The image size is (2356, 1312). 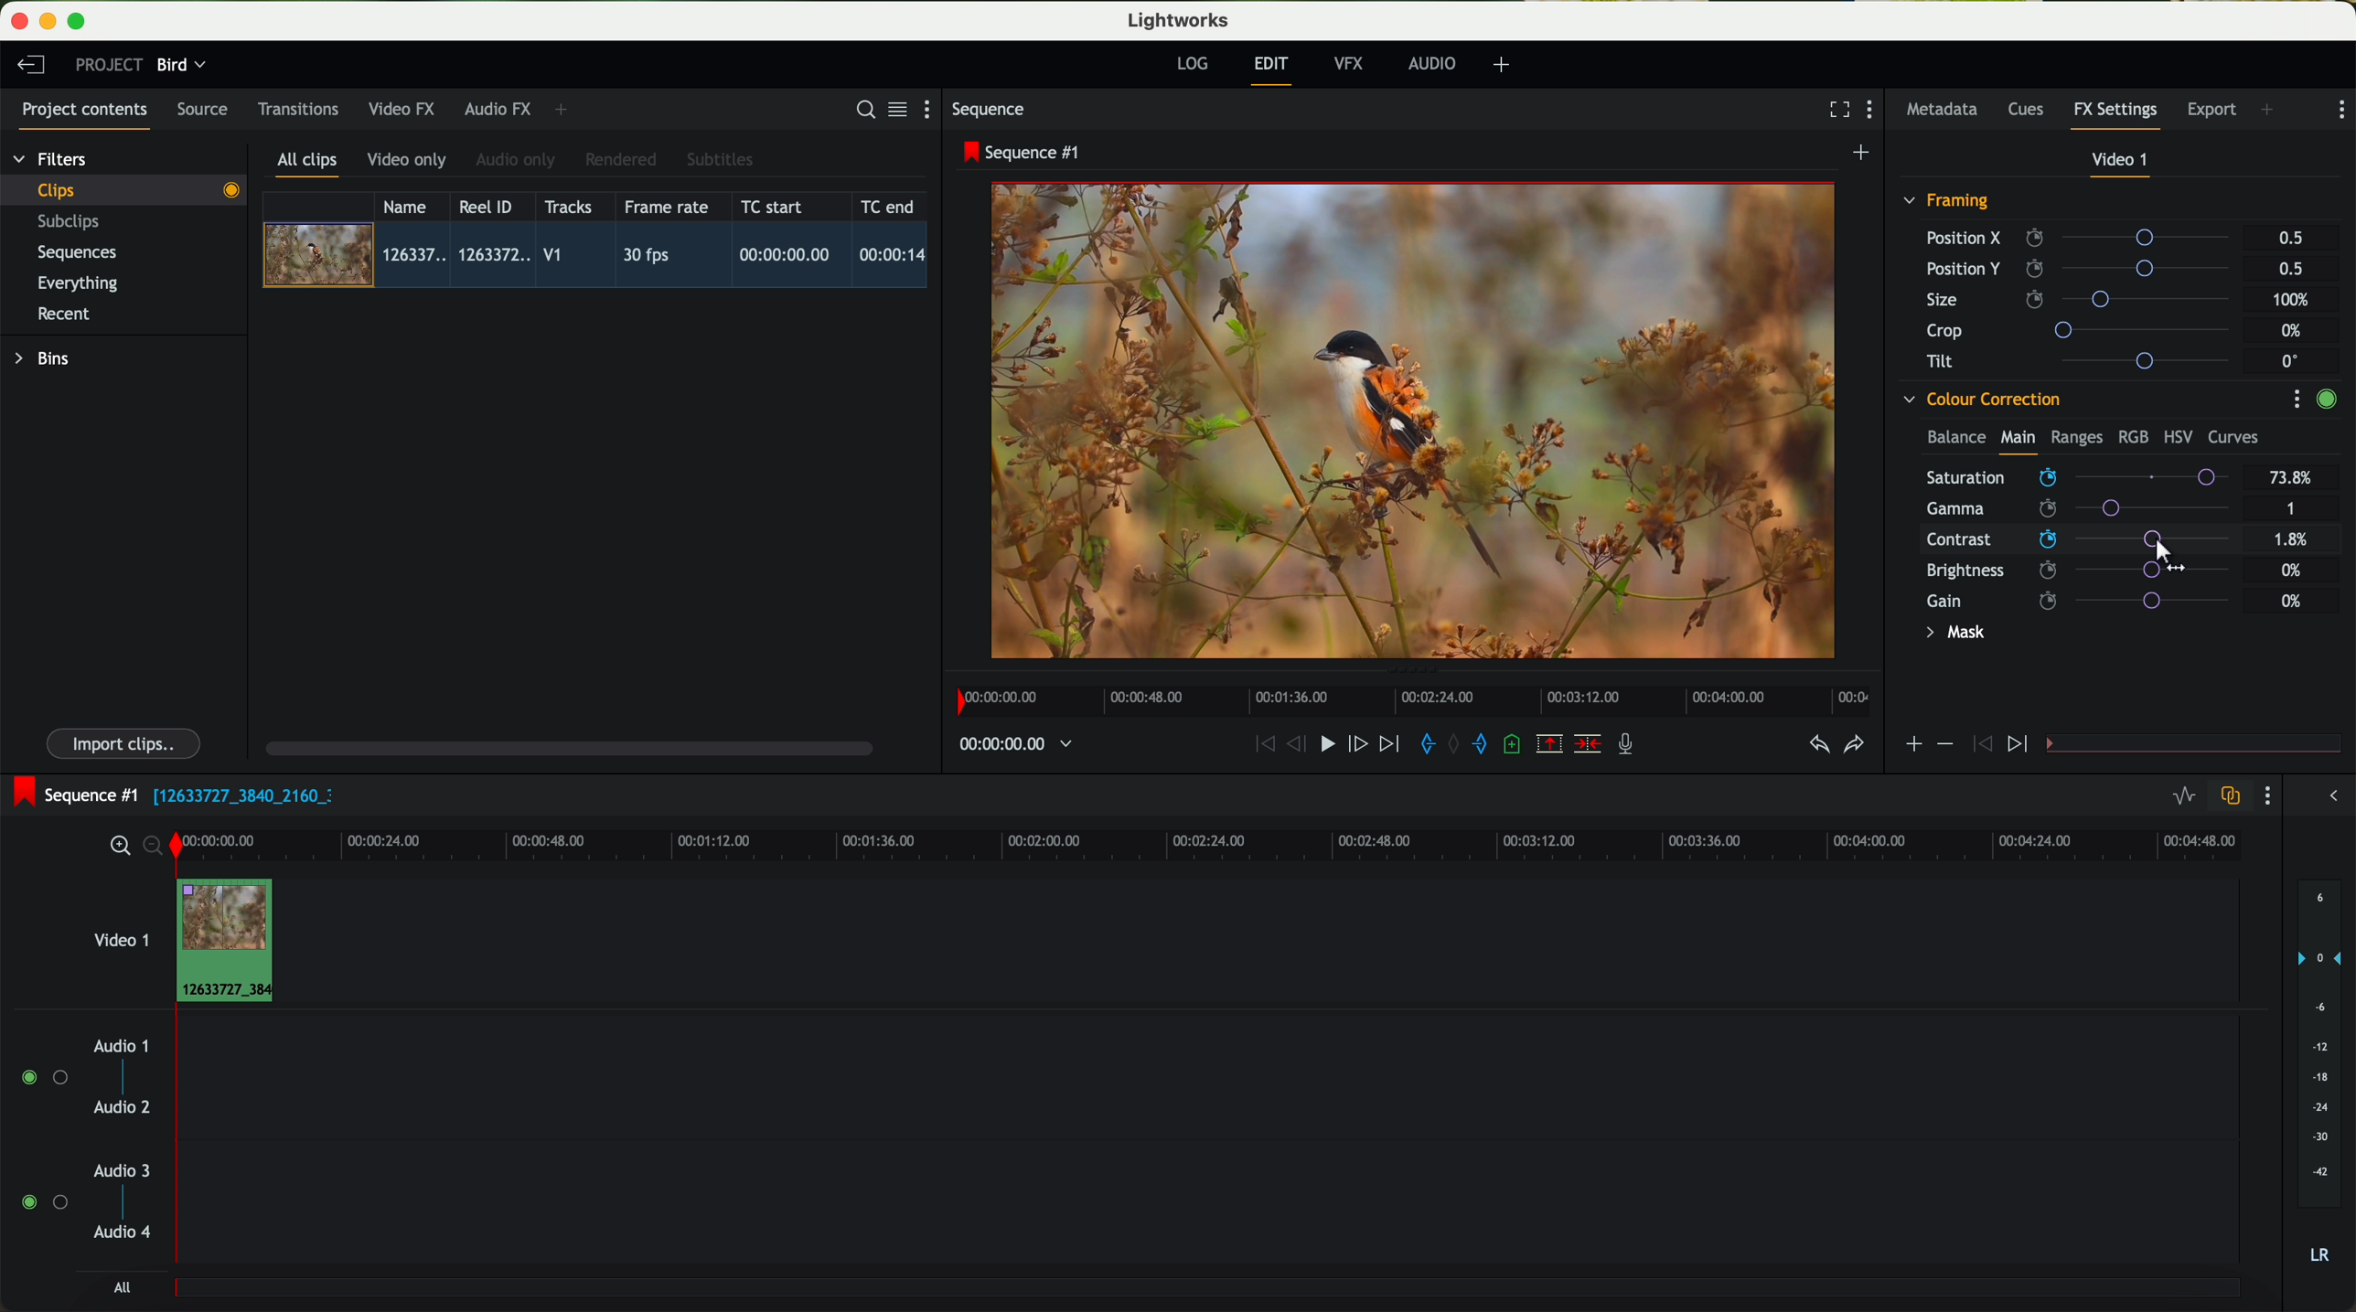 What do you see at coordinates (989, 110) in the screenshot?
I see `sequence` at bounding box center [989, 110].